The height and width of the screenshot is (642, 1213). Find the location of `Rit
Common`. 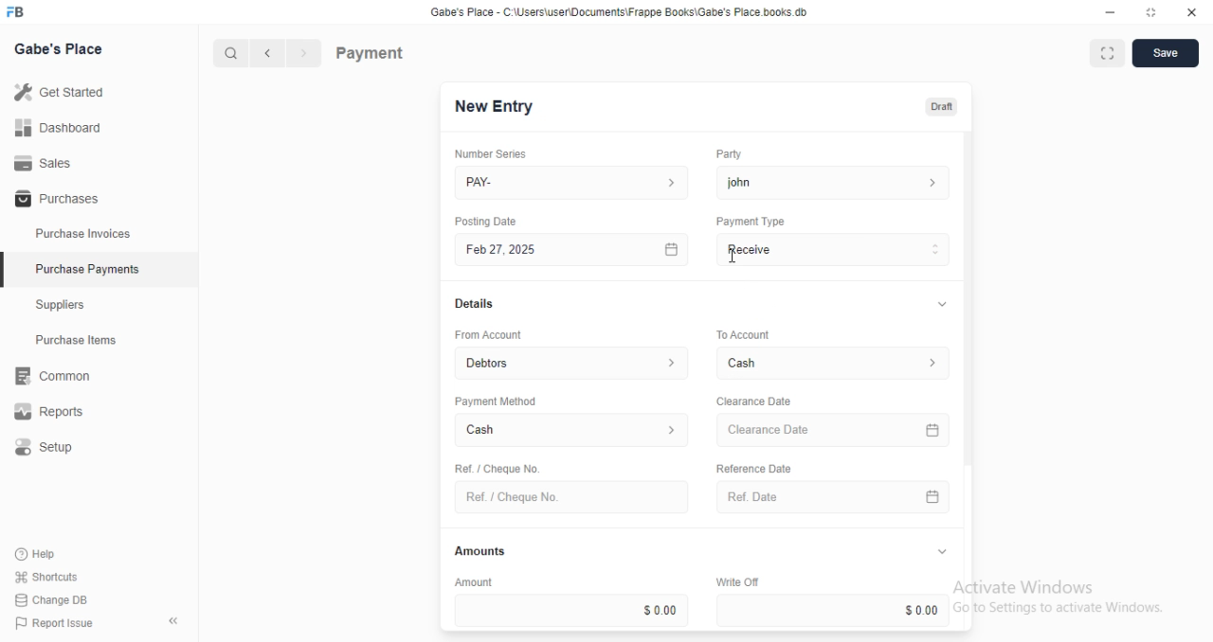

Rit
Common is located at coordinates (52, 377).